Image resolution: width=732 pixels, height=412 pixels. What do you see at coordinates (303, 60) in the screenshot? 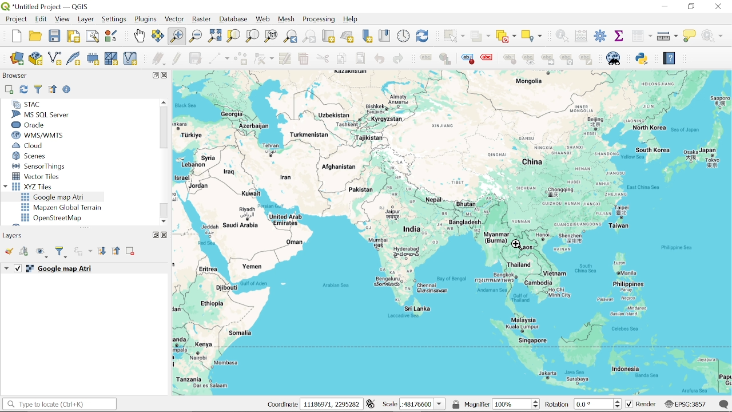
I see `Delete selected` at bounding box center [303, 60].